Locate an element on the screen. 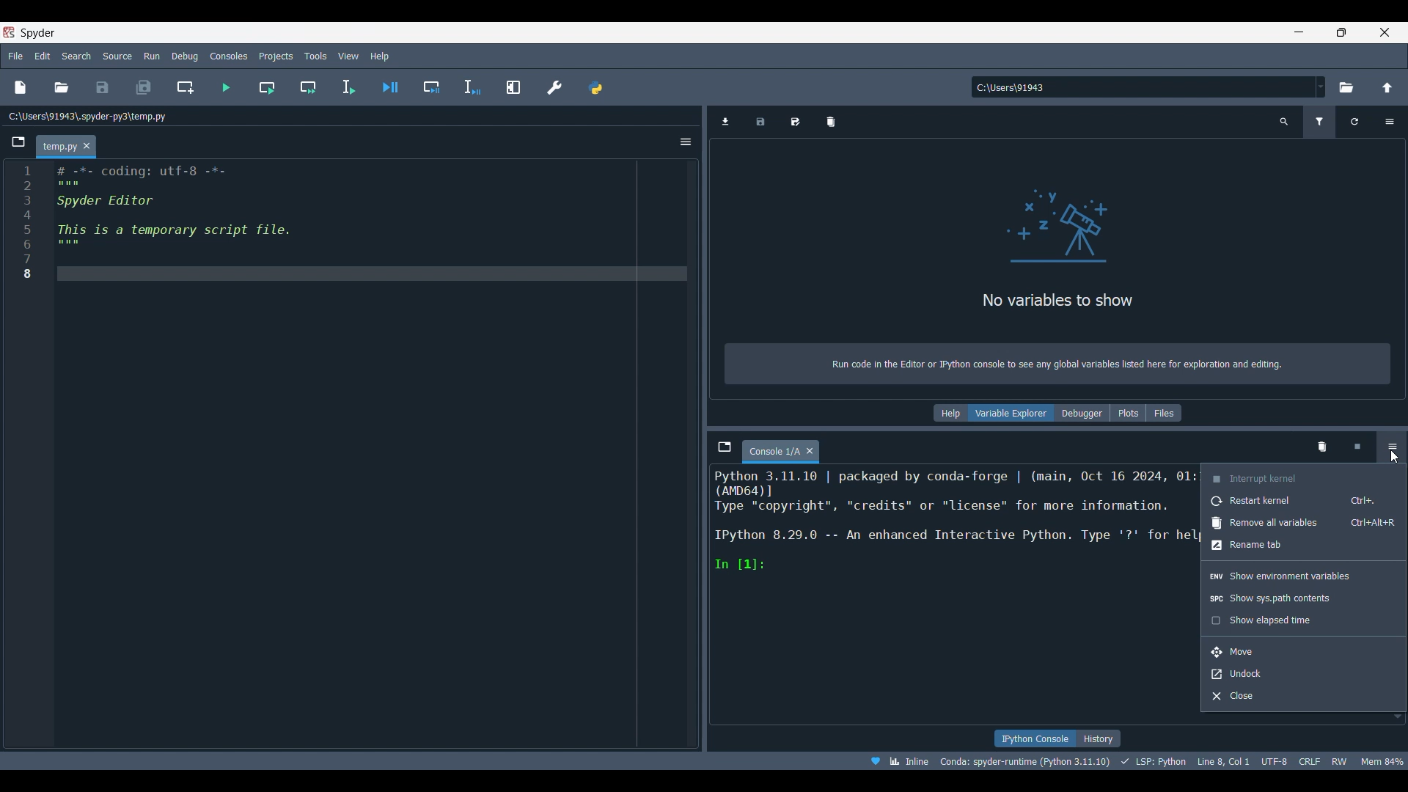  Input folder location is located at coordinates (1143, 87).